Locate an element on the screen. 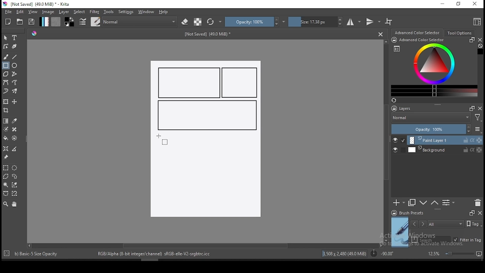 The width and height of the screenshot is (485, 273). brush settings is located at coordinates (82, 22).